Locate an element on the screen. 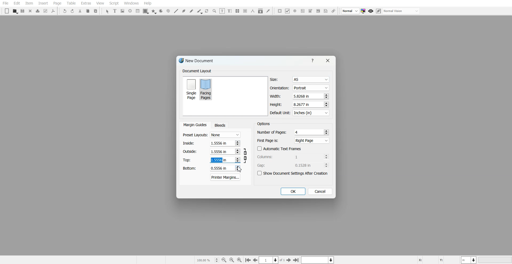 The width and height of the screenshot is (512, 264). Unlink Text Frame is located at coordinates (245, 11).